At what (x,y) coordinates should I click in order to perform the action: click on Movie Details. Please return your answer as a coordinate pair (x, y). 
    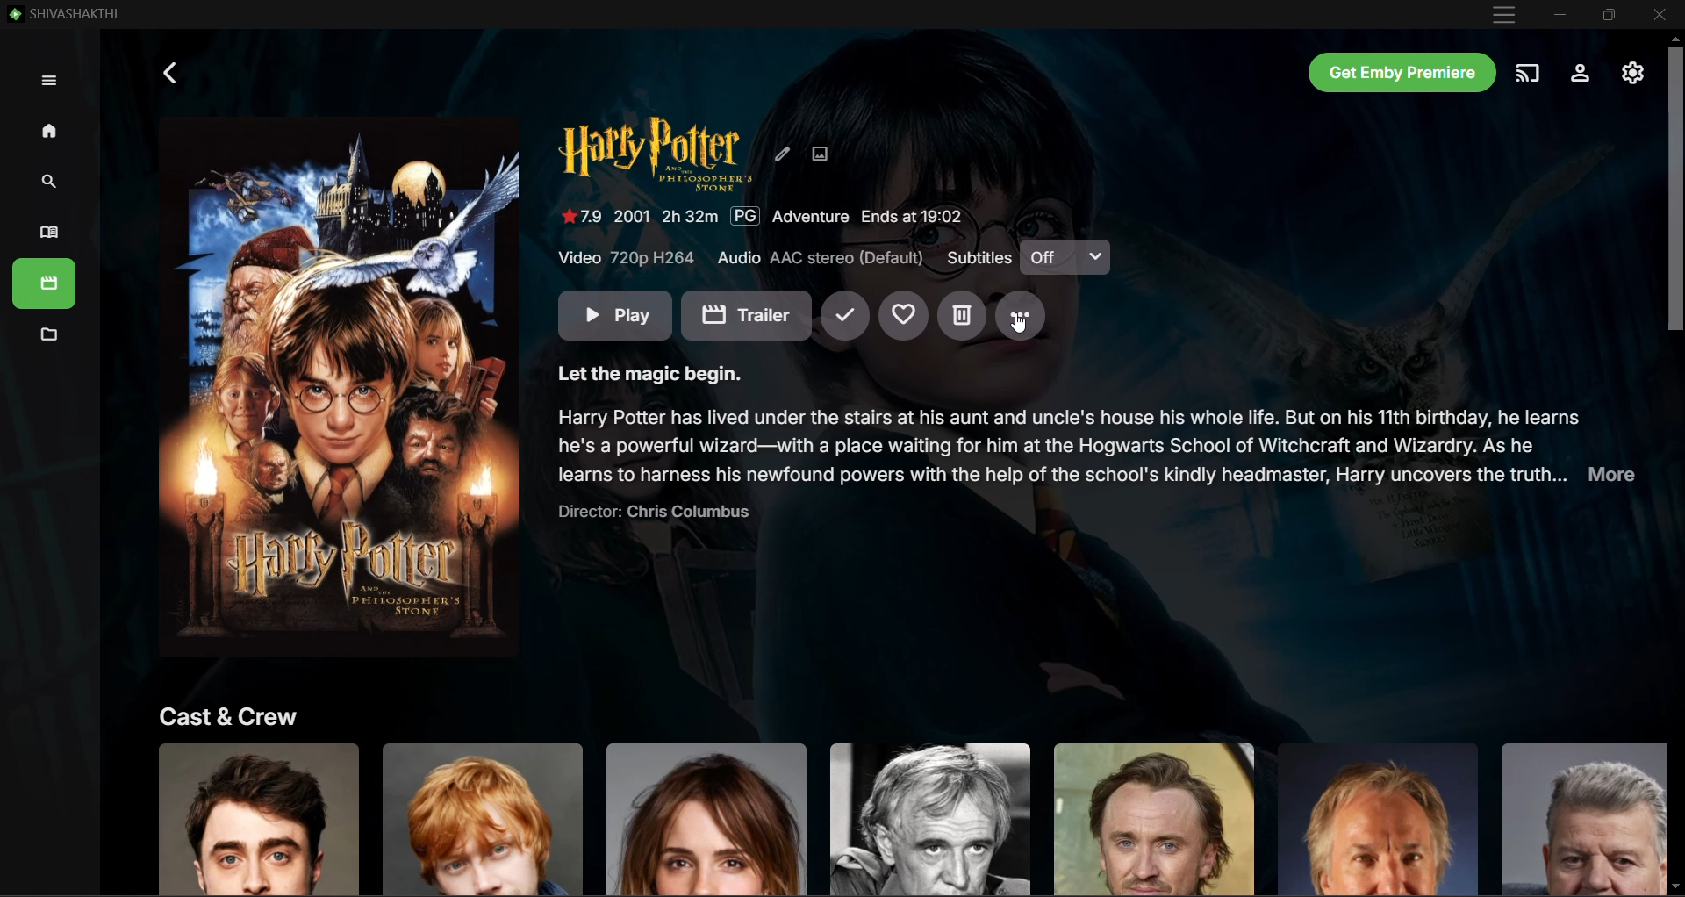
    Looking at the image, I should click on (762, 217).